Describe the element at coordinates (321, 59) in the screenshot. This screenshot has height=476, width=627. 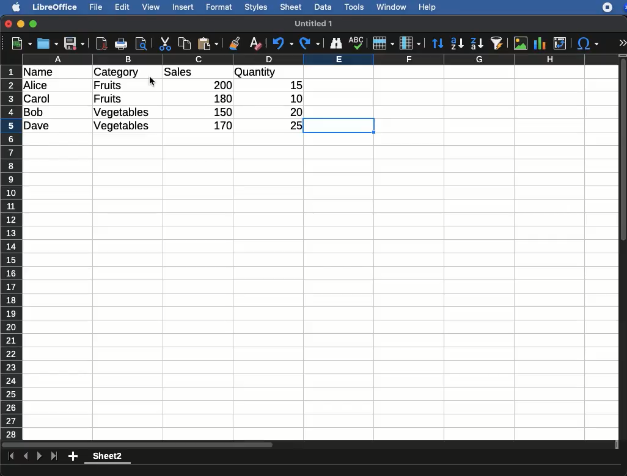
I see `column` at that location.